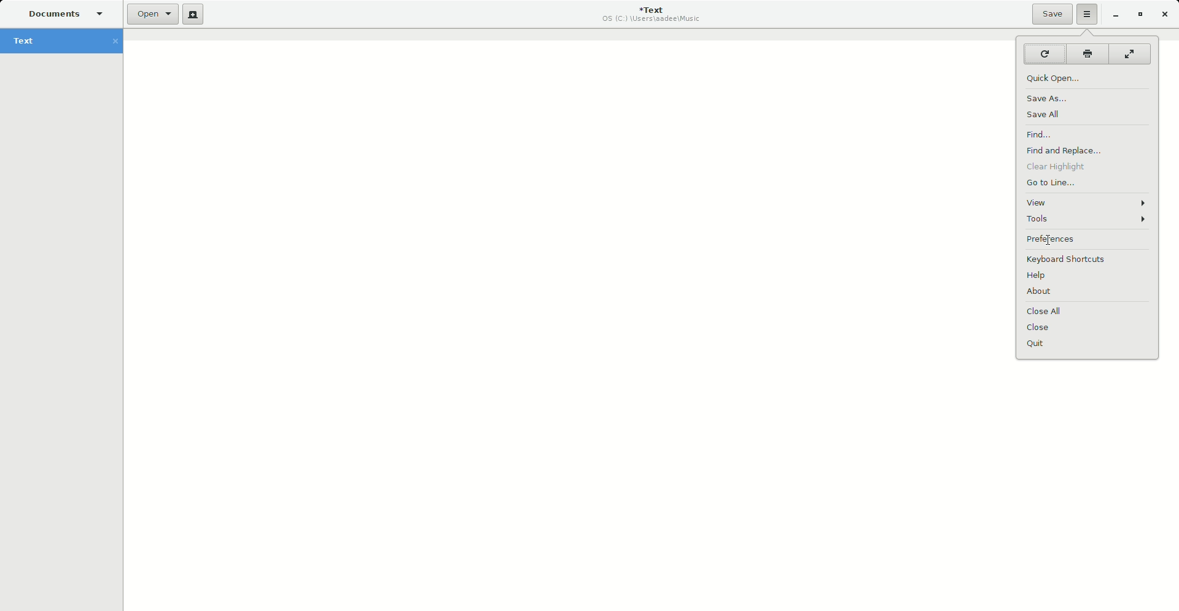 This screenshot has height=611, width=1179. Describe the element at coordinates (1044, 329) in the screenshot. I see `Close` at that location.